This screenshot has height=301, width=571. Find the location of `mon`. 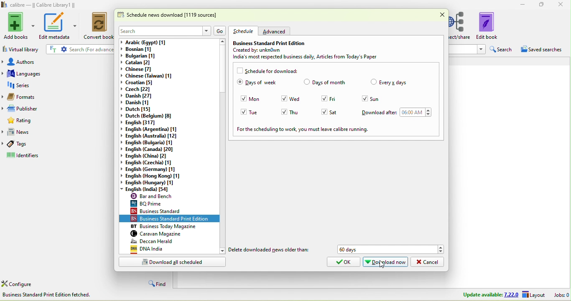

mon is located at coordinates (258, 99).